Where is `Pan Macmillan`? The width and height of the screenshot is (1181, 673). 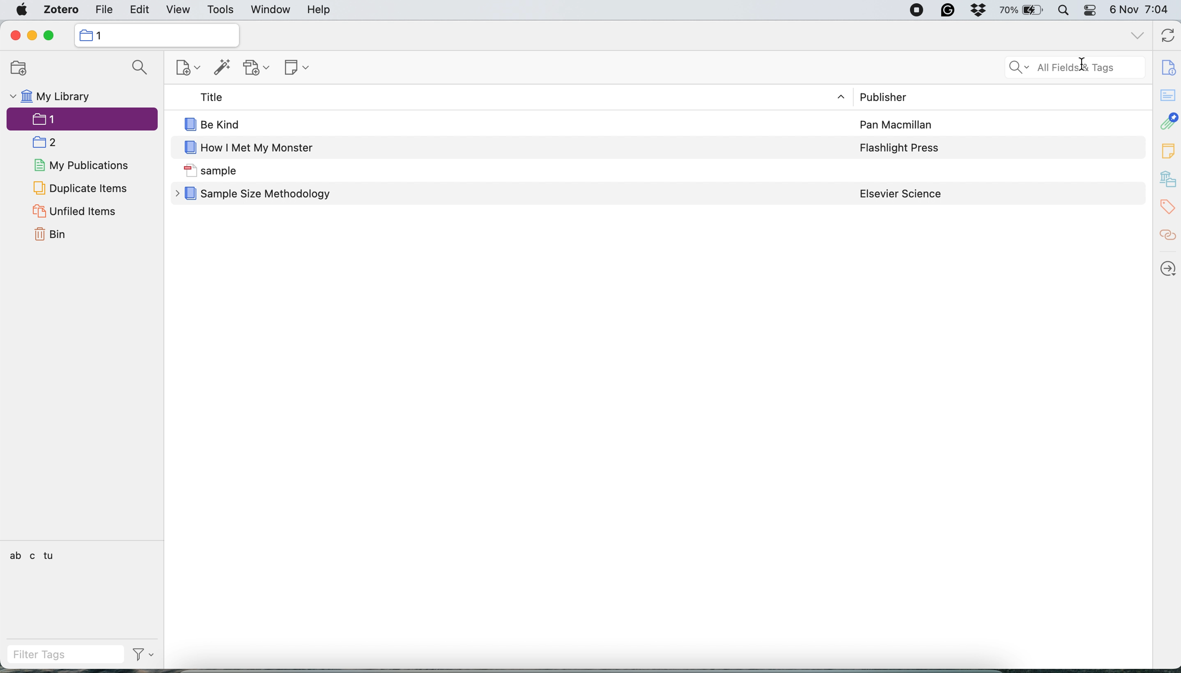
Pan Macmillan is located at coordinates (897, 125).